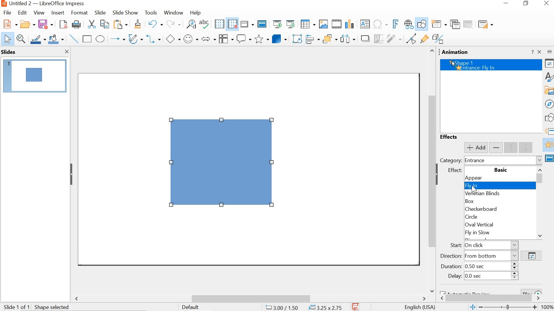 The image size is (554, 311). What do you see at coordinates (549, 118) in the screenshot?
I see `shapes` at bounding box center [549, 118].